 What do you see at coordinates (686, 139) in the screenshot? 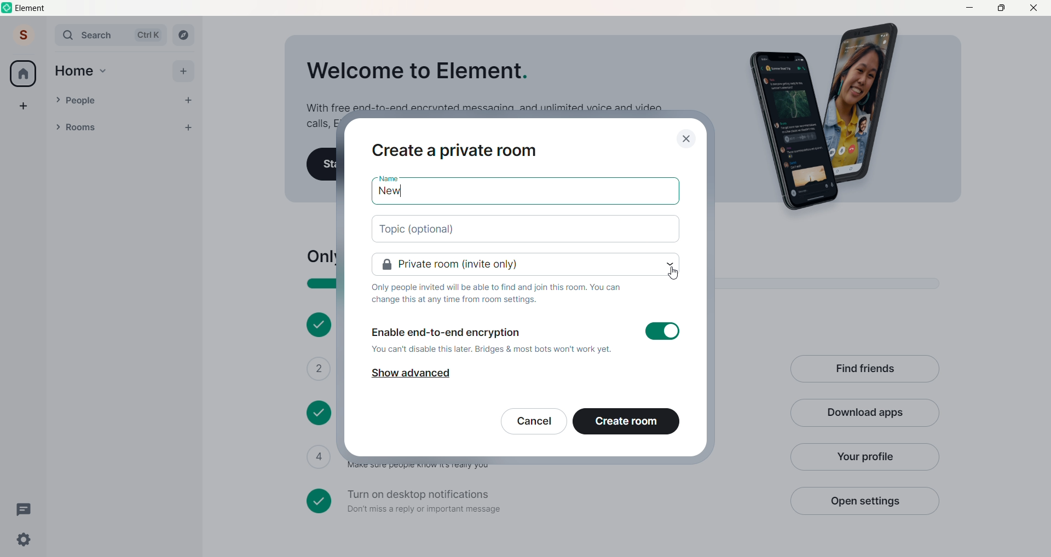
I see `close` at bounding box center [686, 139].